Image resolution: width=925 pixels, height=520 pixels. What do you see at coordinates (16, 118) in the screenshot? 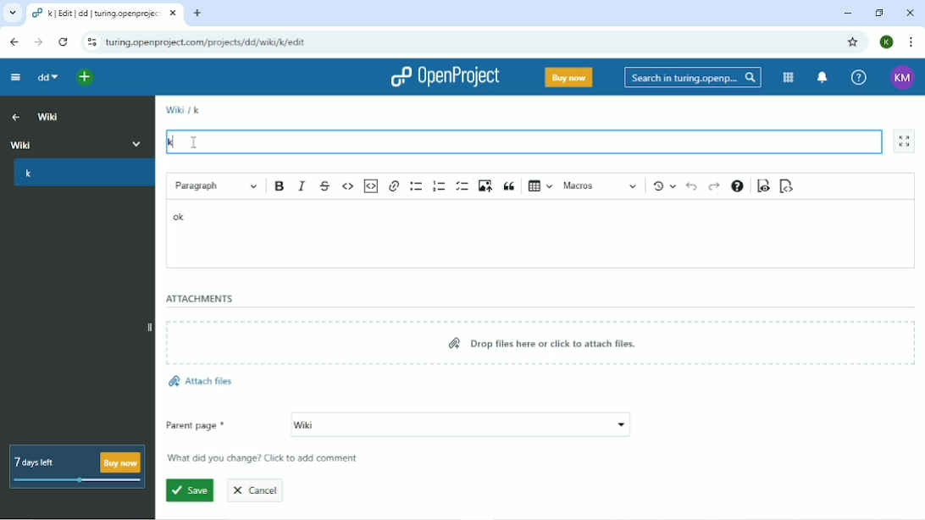
I see `Up` at bounding box center [16, 118].